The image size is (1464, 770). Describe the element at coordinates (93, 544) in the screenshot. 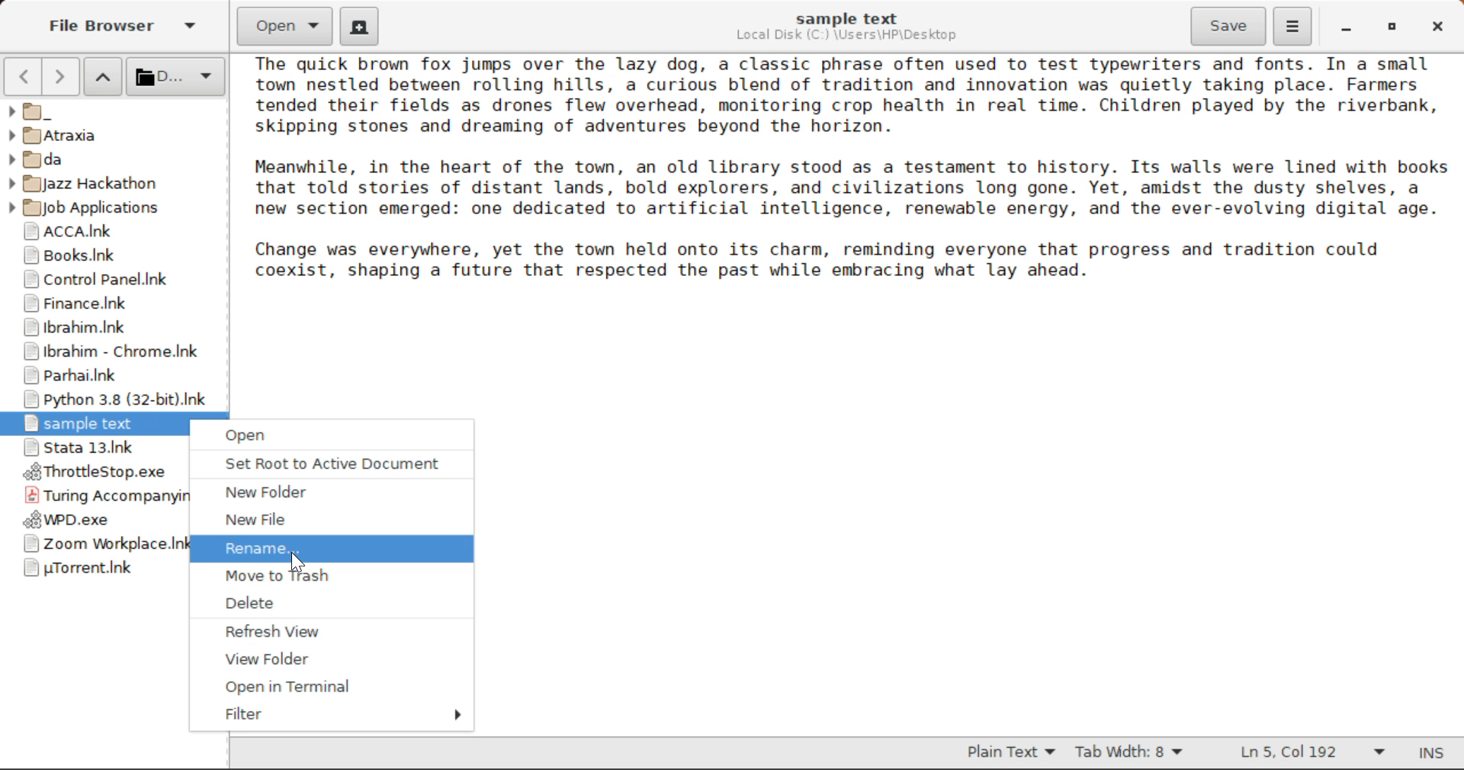

I see `Zoom Application ` at that location.